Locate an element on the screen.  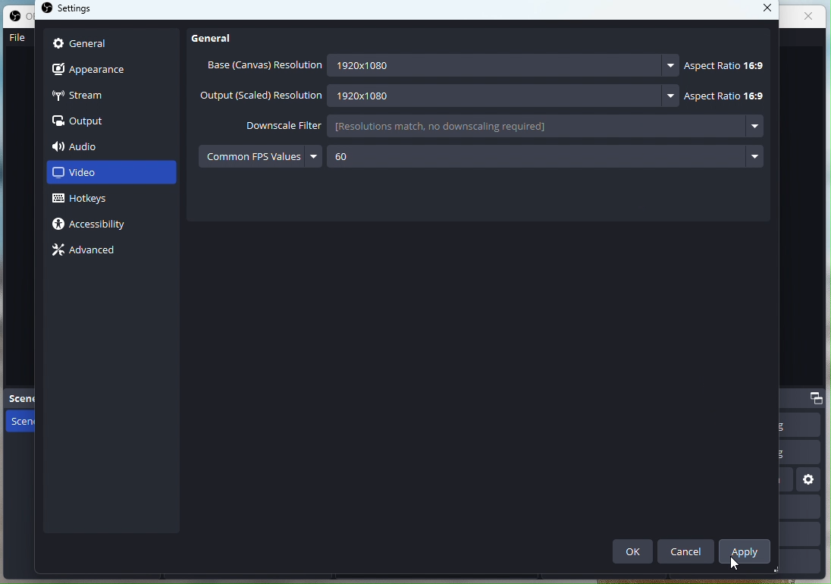
1280x1080 is located at coordinates (497, 95).